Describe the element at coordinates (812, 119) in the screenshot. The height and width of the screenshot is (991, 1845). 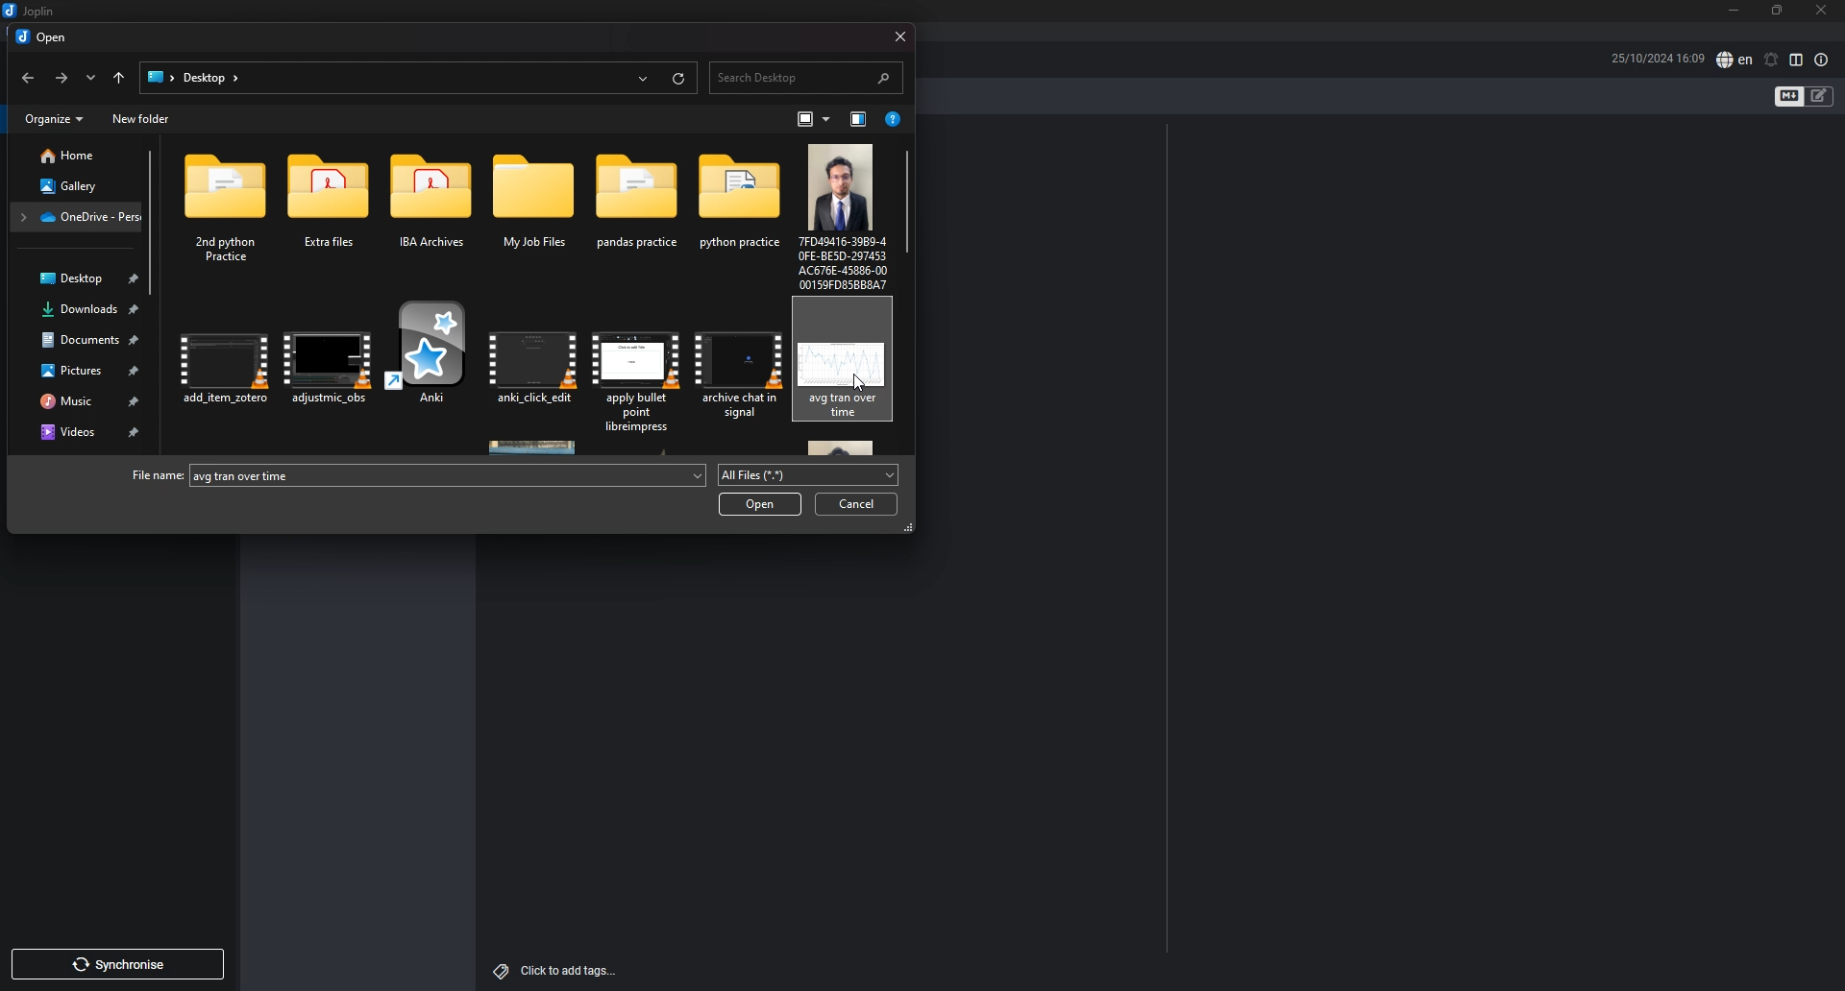
I see `change your view` at that location.